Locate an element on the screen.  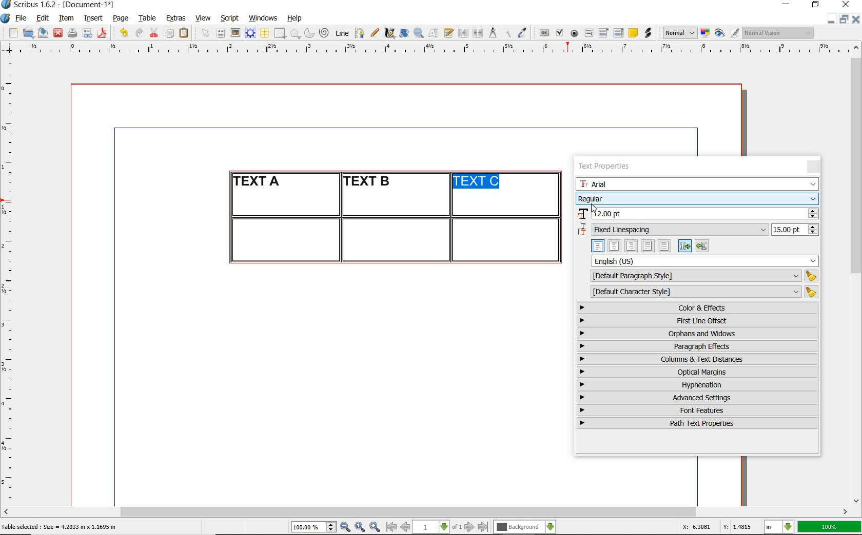
insert is located at coordinates (93, 18).